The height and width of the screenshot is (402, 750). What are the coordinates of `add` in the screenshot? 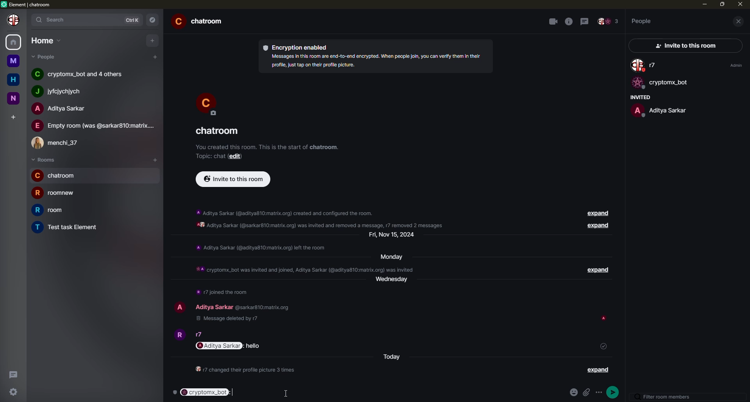 It's located at (14, 117).